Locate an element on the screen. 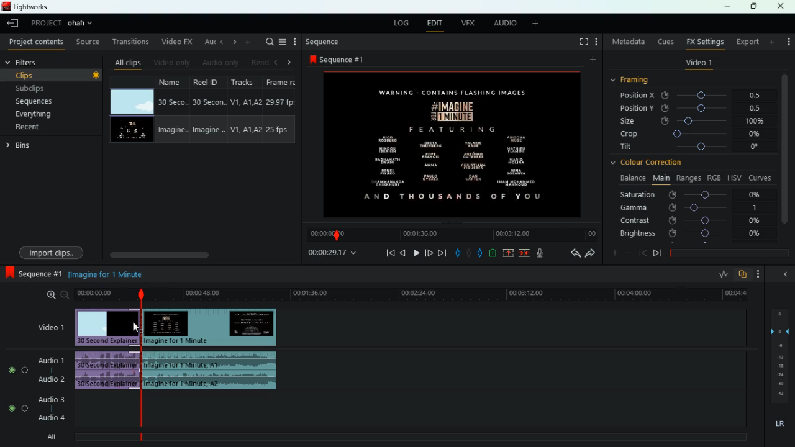 The height and width of the screenshot is (447, 795). colour correction is located at coordinates (651, 162).